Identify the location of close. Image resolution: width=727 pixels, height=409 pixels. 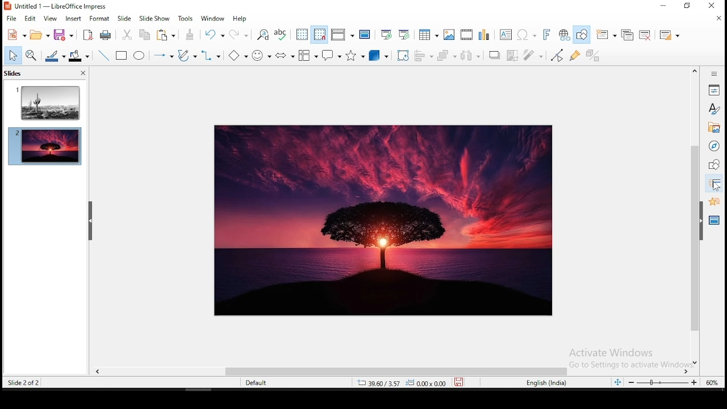
(717, 18).